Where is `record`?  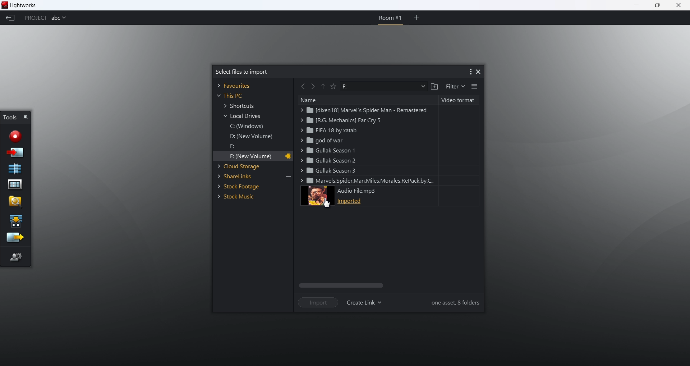
record is located at coordinates (15, 135).